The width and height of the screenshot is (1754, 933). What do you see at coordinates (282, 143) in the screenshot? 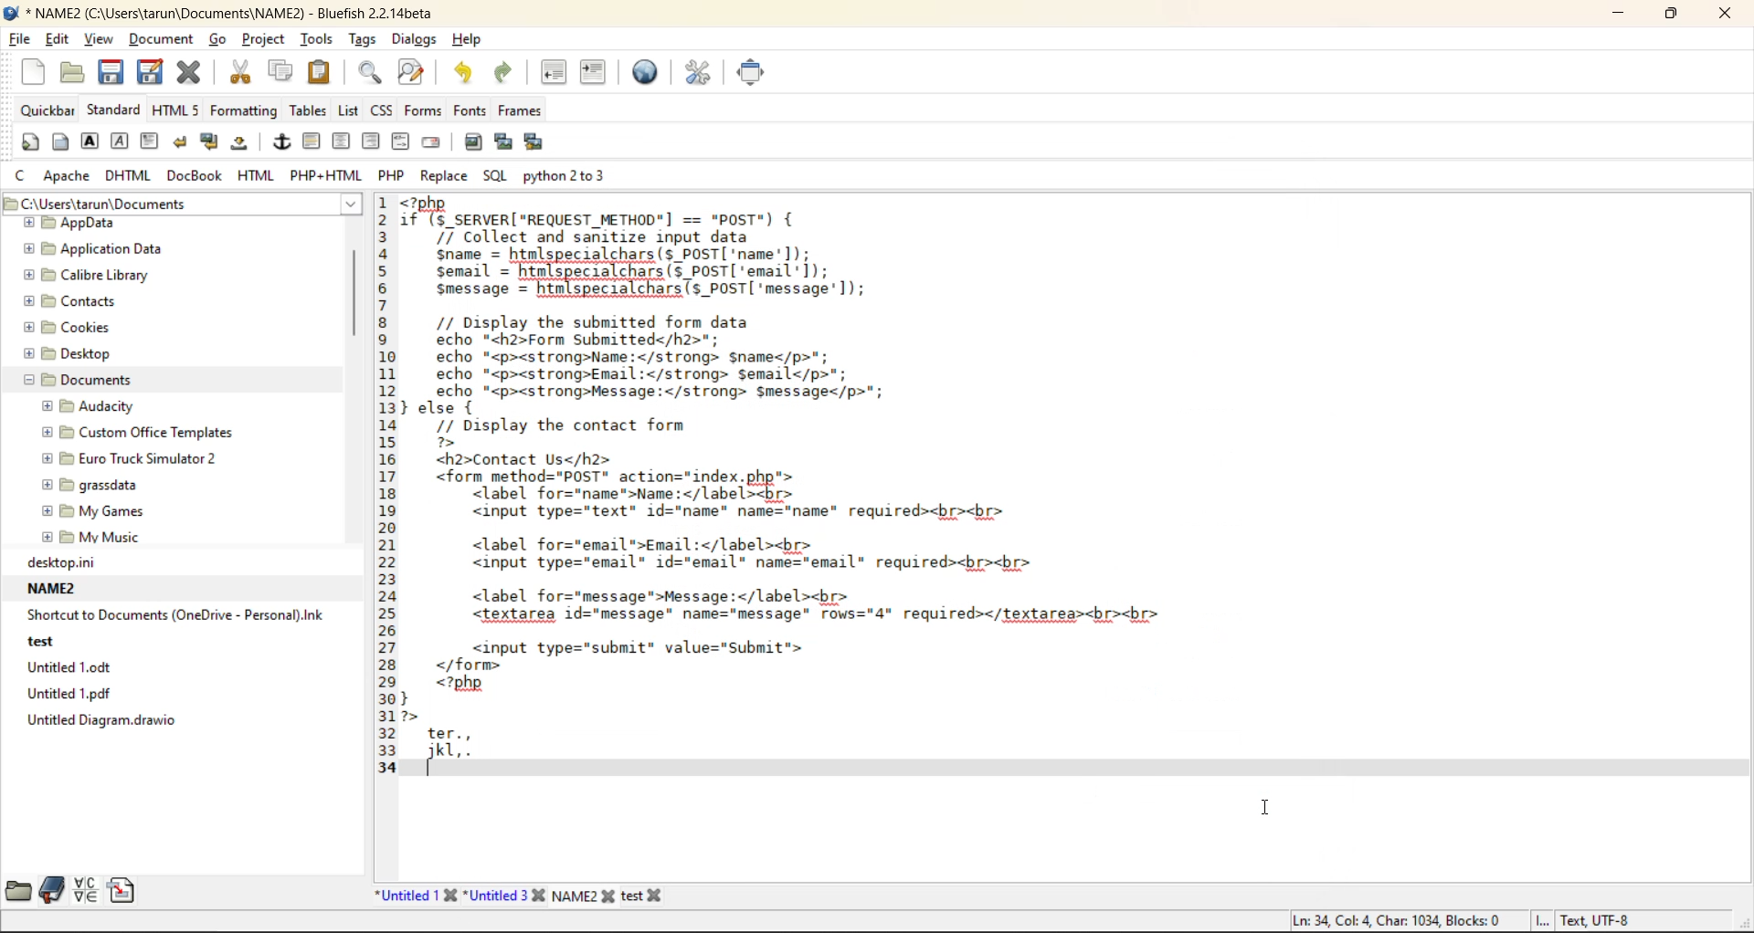
I see `anchor` at bounding box center [282, 143].